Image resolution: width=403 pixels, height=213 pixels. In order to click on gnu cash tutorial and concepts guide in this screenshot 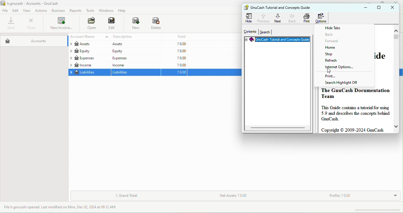, I will do `click(283, 7)`.